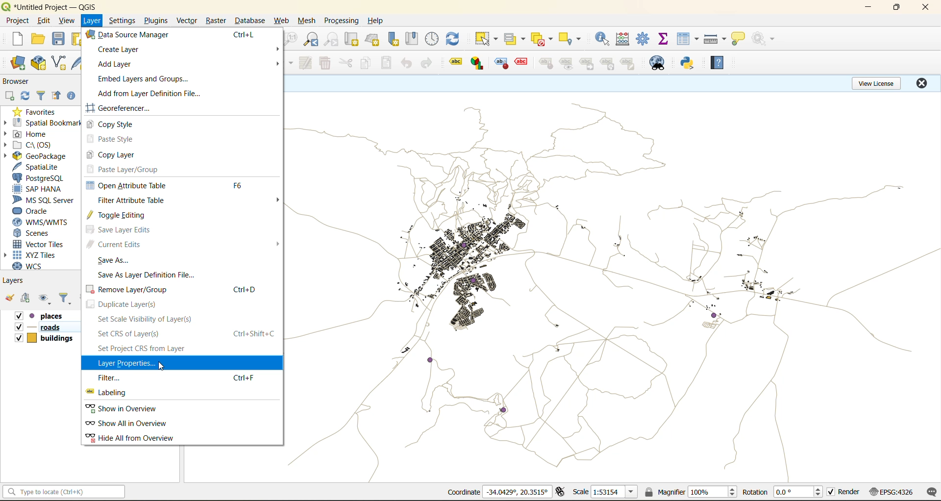 The height and width of the screenshot is (501, 941). I want to click on render, so click(843, 493).